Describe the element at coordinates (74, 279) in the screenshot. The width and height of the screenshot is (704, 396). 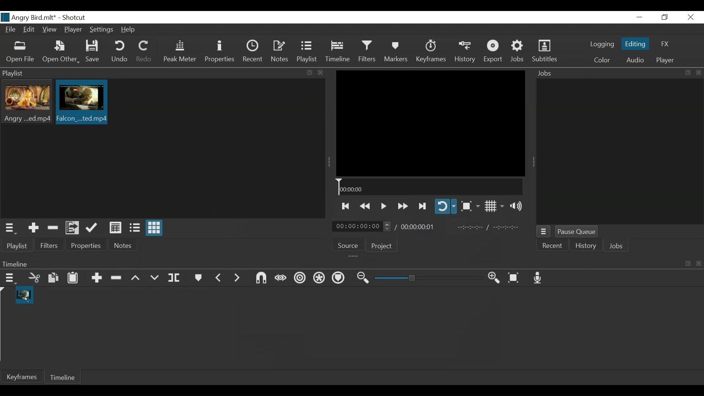
I see `Paste` at that location.